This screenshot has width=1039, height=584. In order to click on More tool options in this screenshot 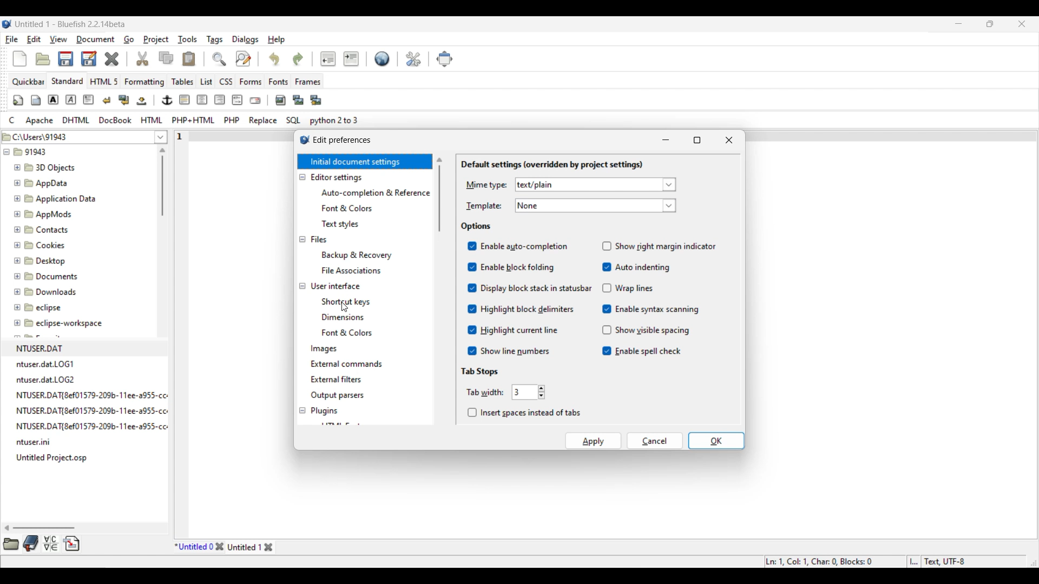, I will do `click(41, 543)`.